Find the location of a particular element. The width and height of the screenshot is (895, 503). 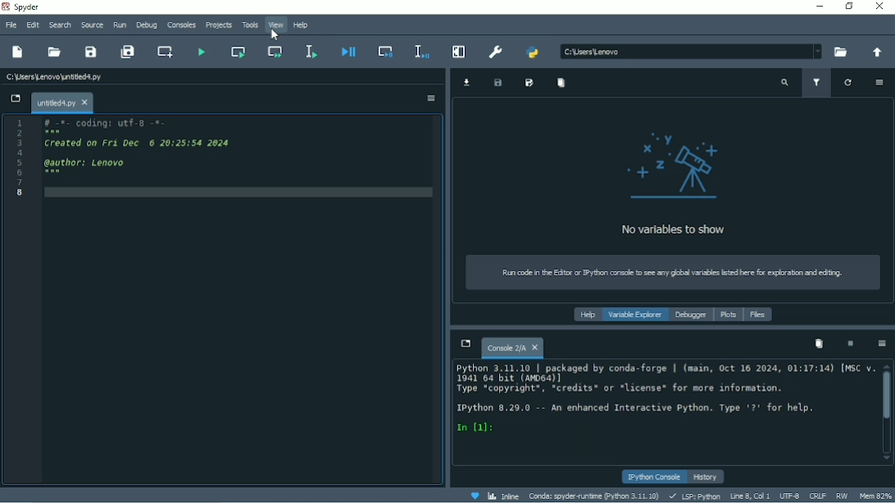

Options is located at coordinates (879, 83).